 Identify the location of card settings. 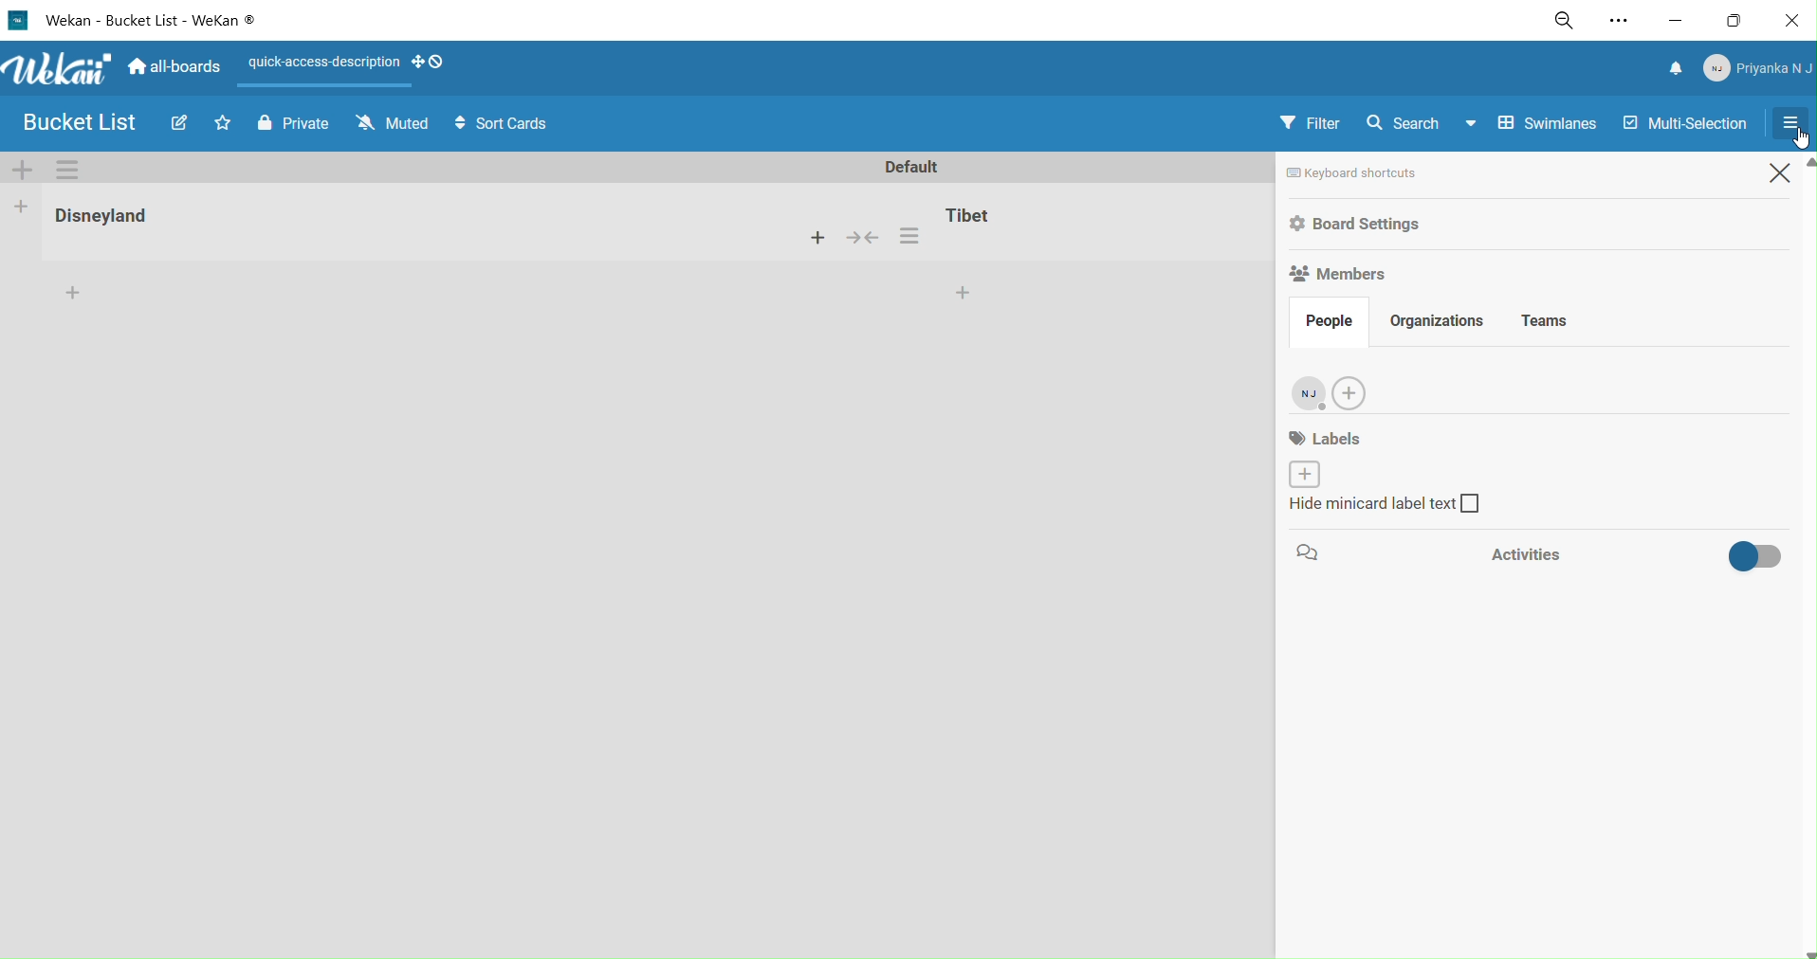
(909, 242).